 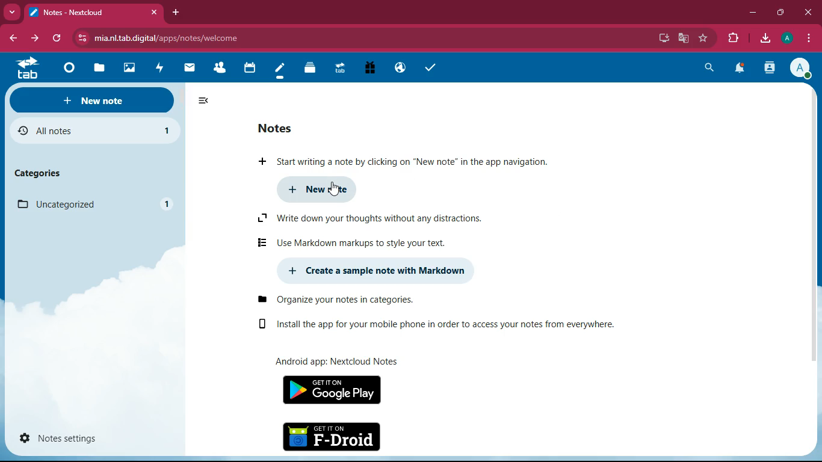 What do you see at coordinates (375, 271) in the screenshot?
I see `create markdown` at bounding box center [375, 271].